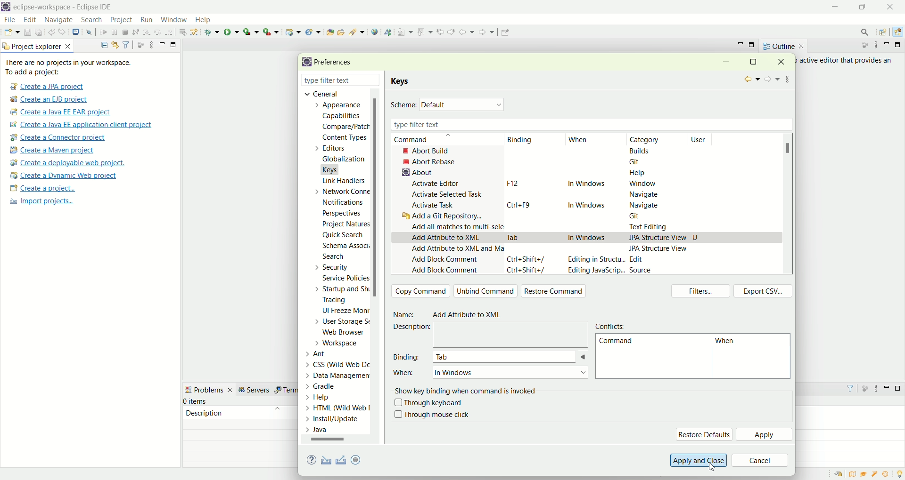  Describe the element at coordinates (12, 33) in the screenshot. I see `open` at that location.